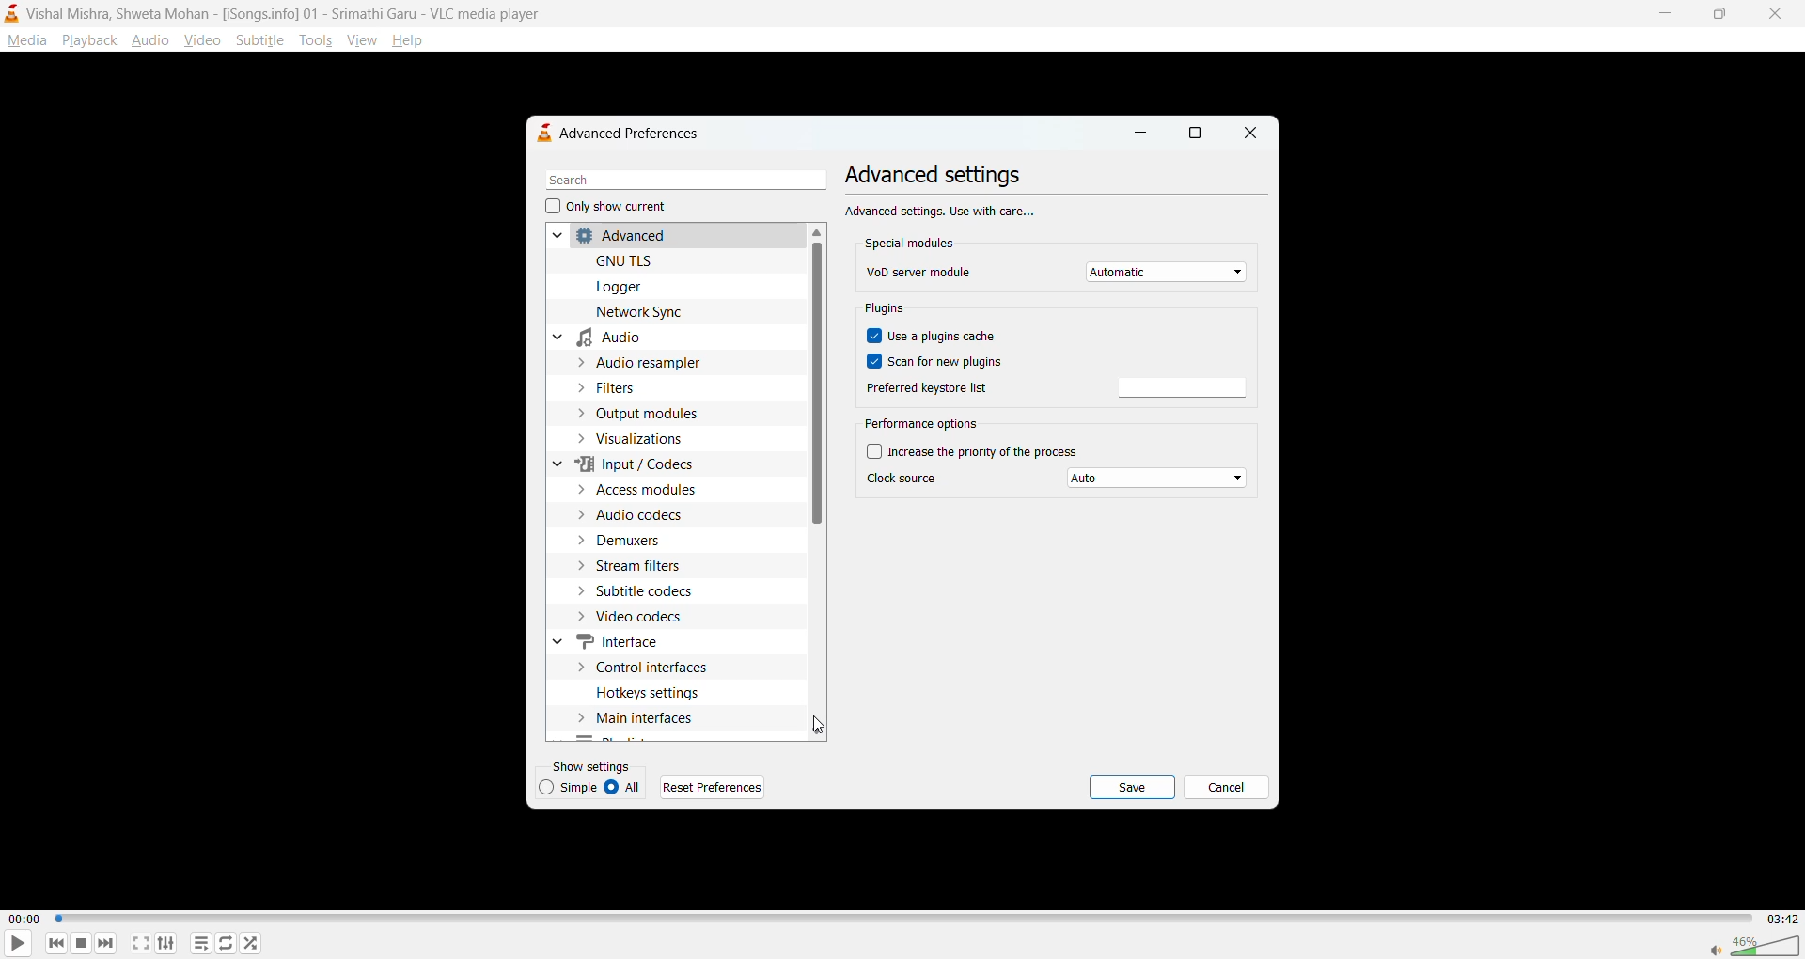 This screenshot has width=1805, height=959. Describe the element at coordinates (890, 311) in the screenshot. I see `plugins` at that location.